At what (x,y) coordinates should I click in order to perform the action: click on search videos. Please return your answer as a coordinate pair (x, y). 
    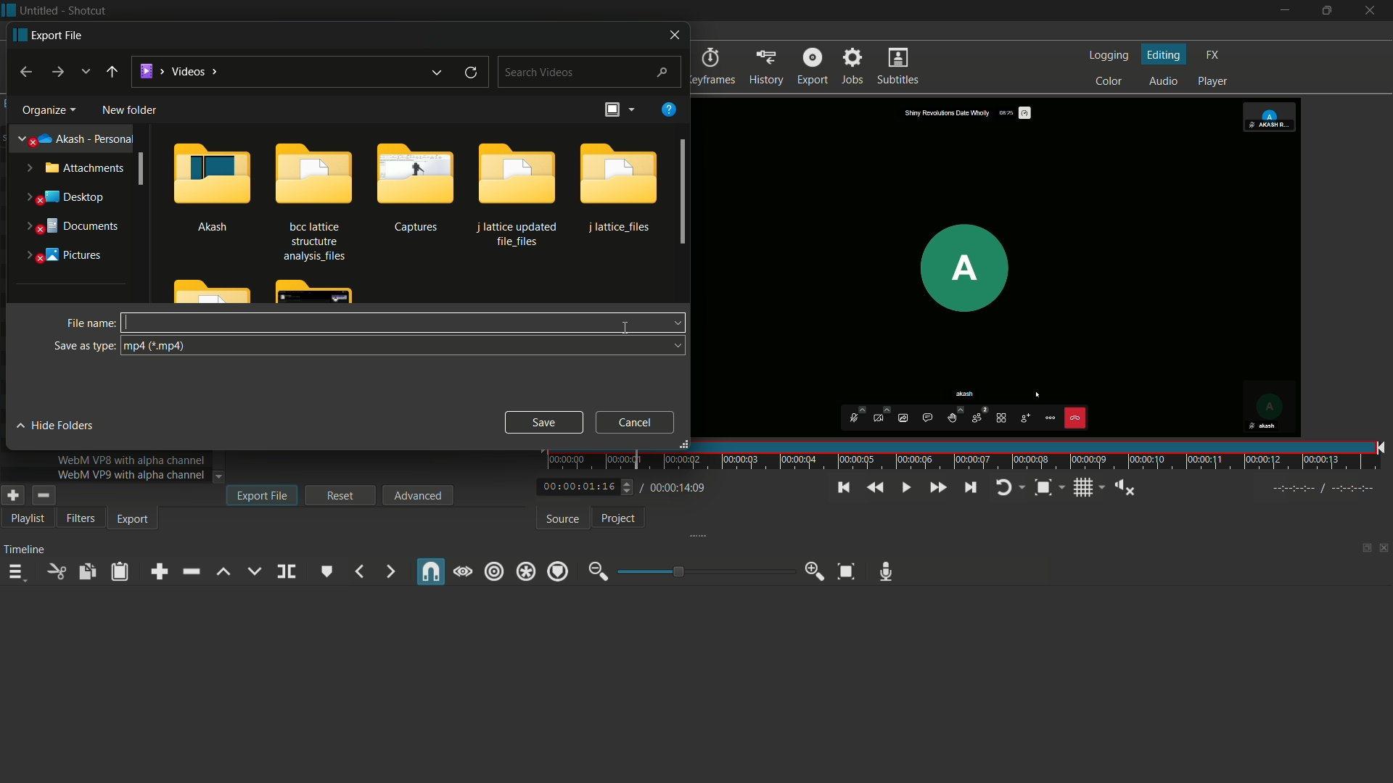
    Looking at the image, I should click on (591, 72).